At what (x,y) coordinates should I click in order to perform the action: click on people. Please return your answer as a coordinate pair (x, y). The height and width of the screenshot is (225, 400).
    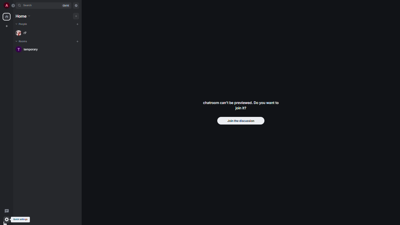
    Looking at the image, I should click on (24, 24).